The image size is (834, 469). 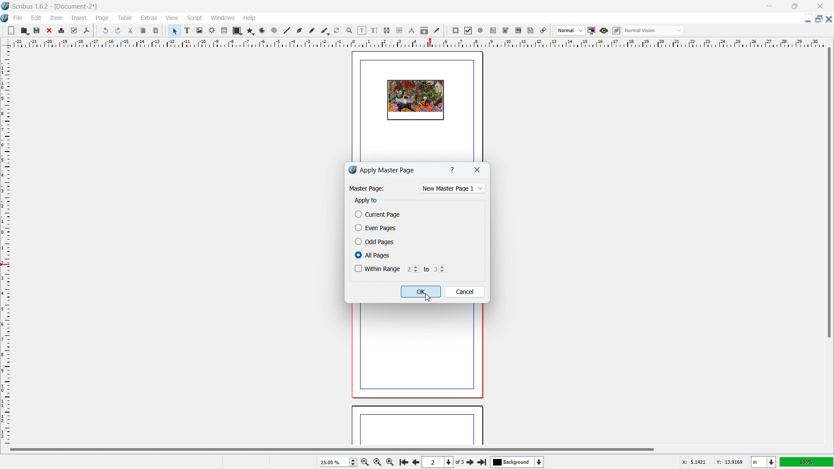 What do you see at coordinates (263, 31) in the screenshot?
I see `curves` at bounding box center [263, 31].